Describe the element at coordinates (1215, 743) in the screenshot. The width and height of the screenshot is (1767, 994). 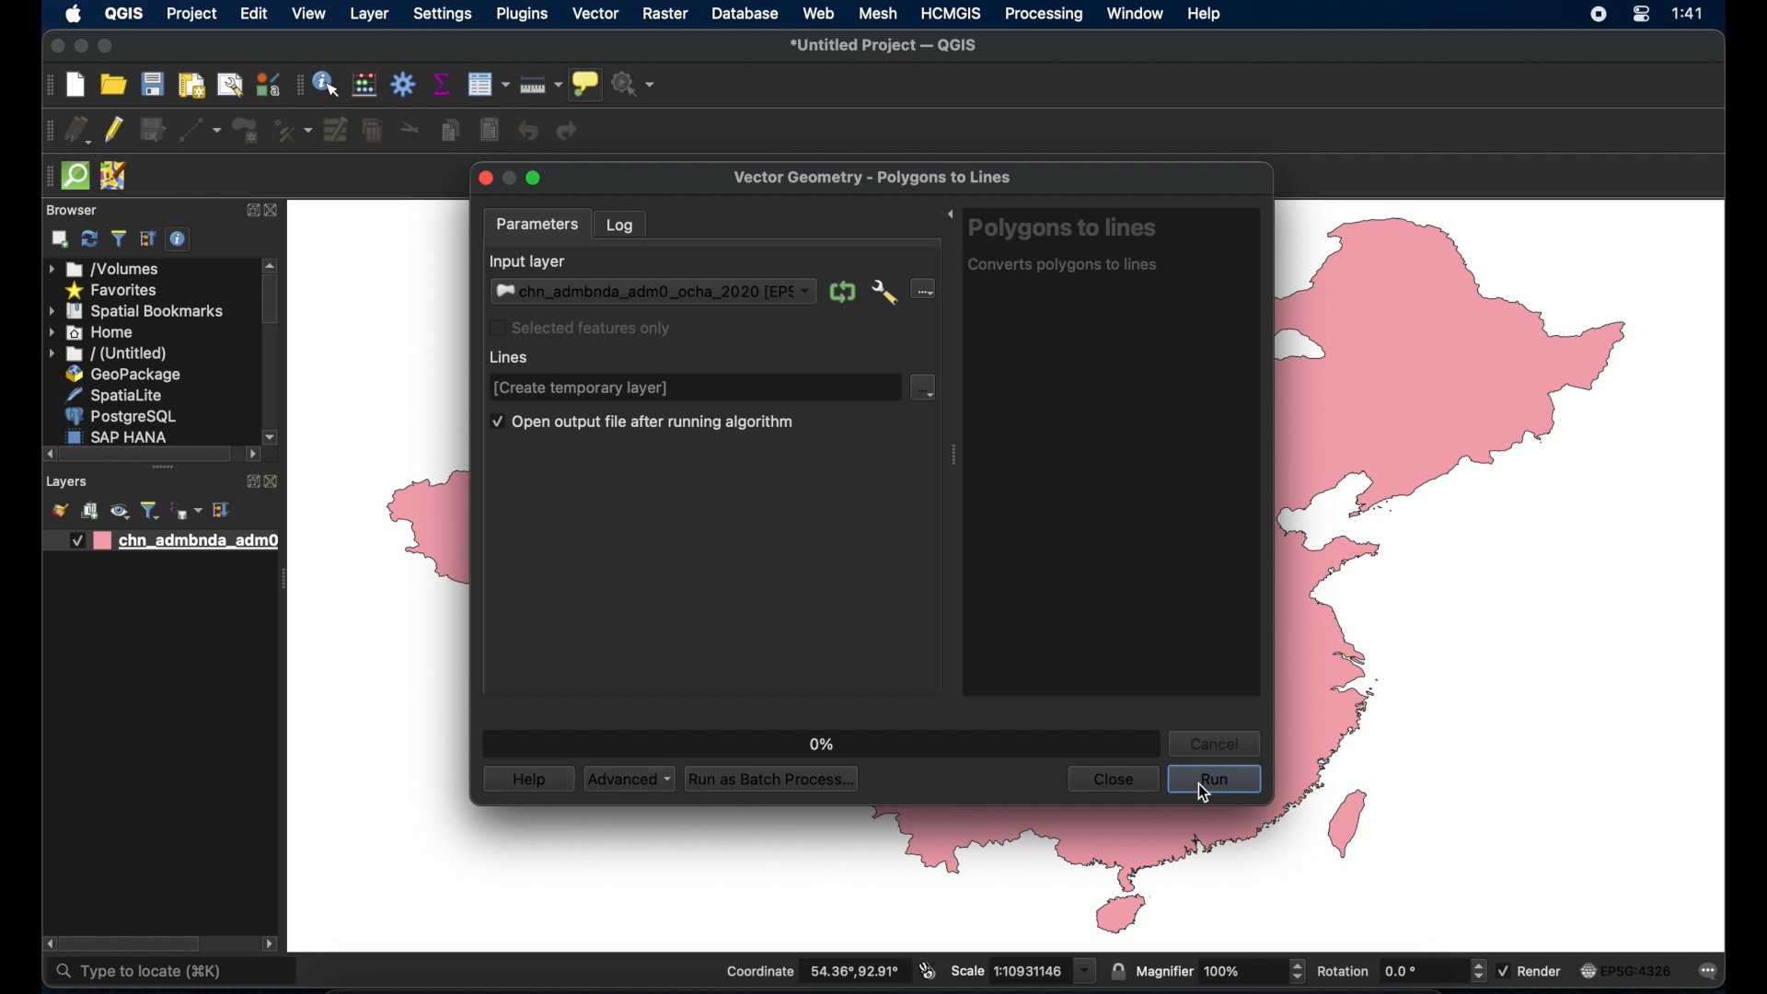
I see `cancel` at that location.